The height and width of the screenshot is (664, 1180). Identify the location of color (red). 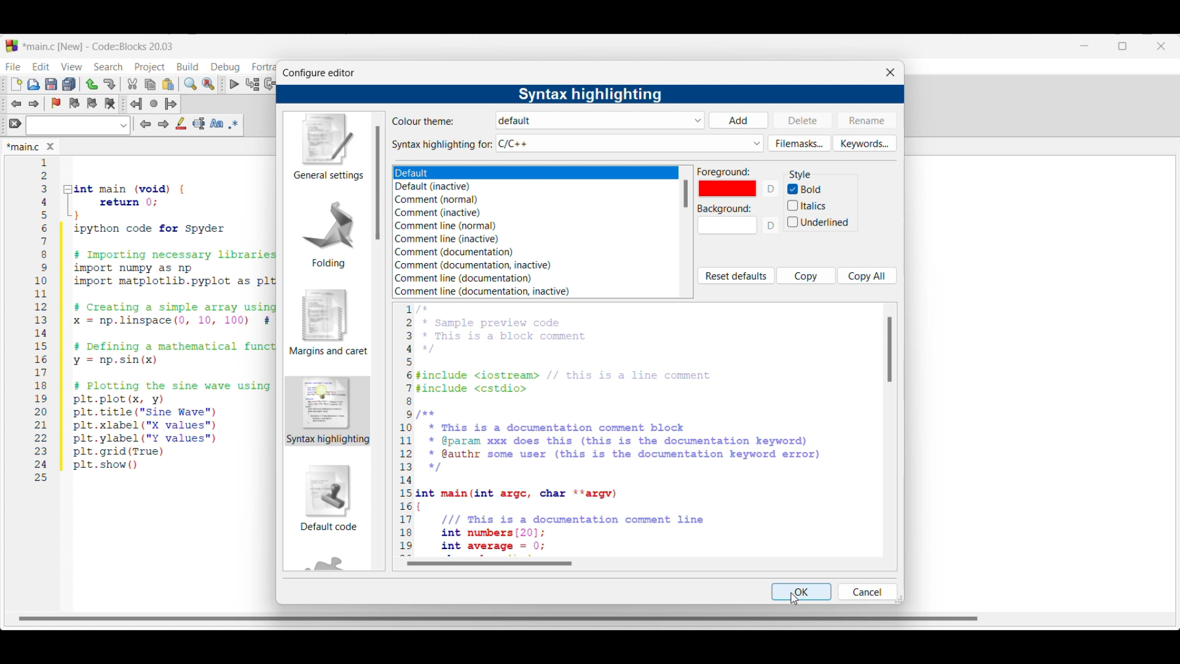
(726, 190).